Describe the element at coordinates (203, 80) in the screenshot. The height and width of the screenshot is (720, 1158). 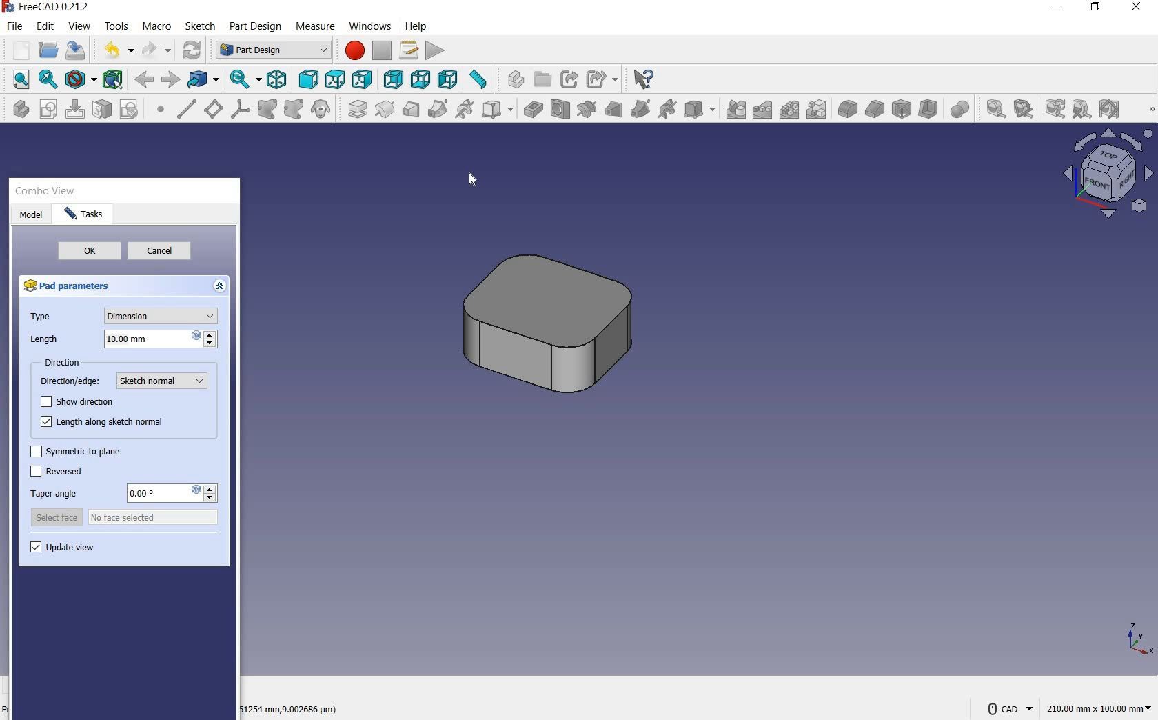
I see `go to linked object` at that location.